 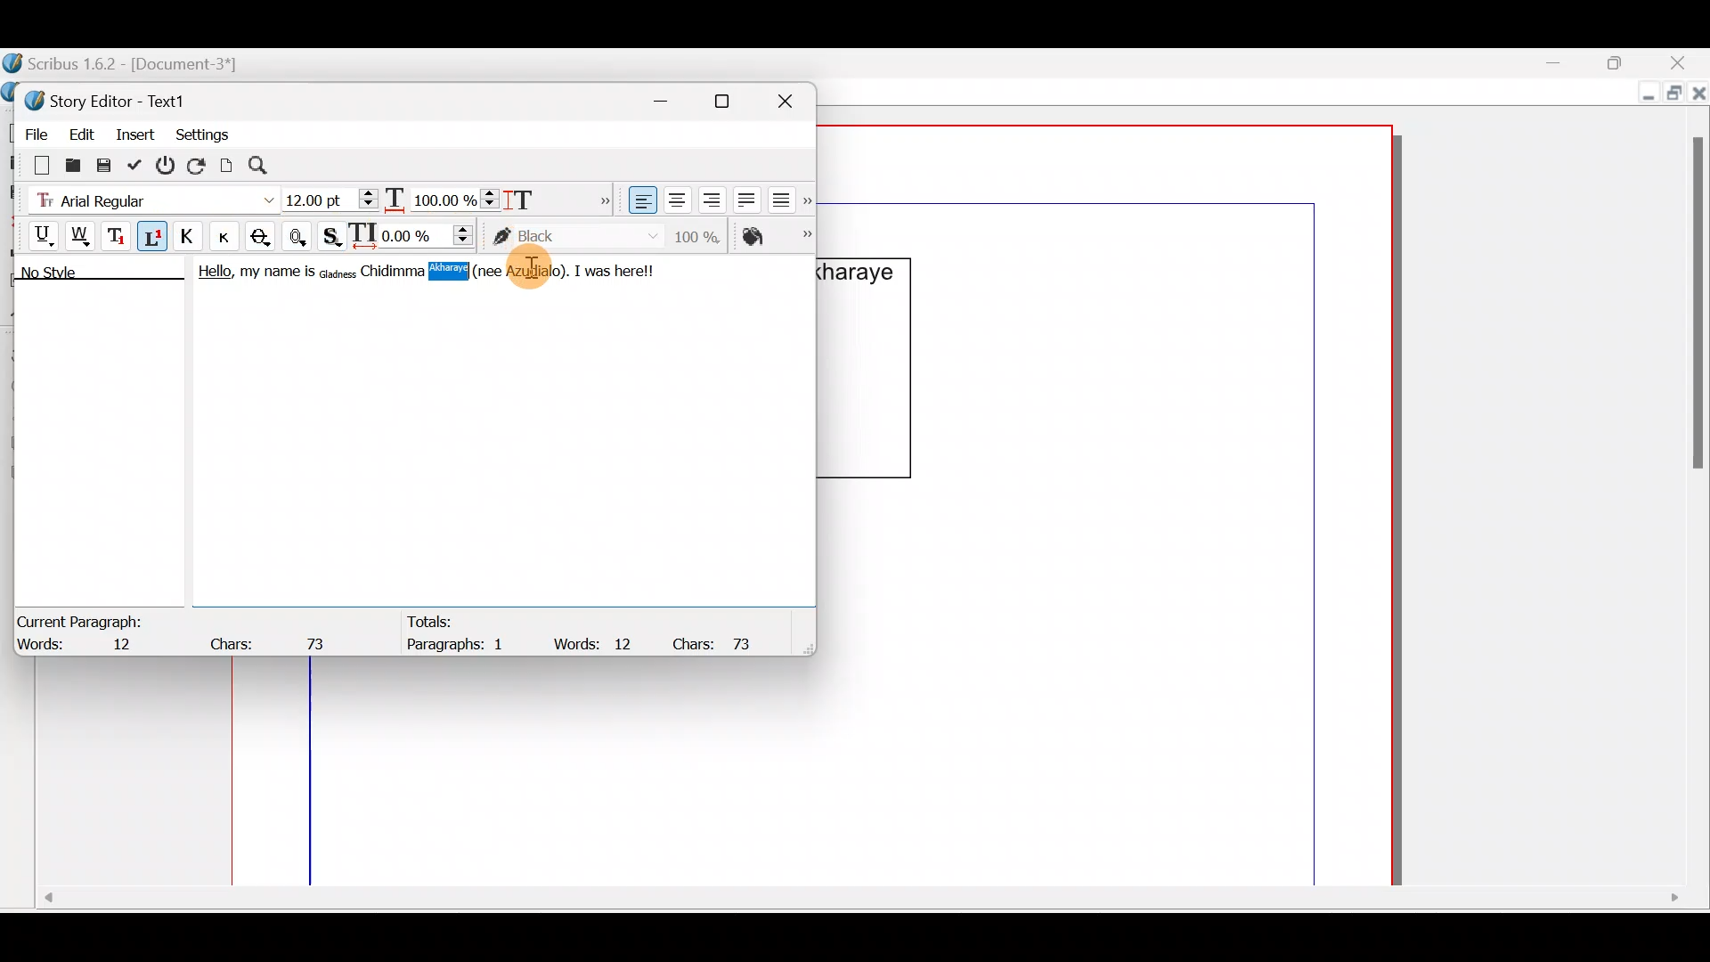 I want to click on Saturation of color of text stroke, so click(x=704, y=233).